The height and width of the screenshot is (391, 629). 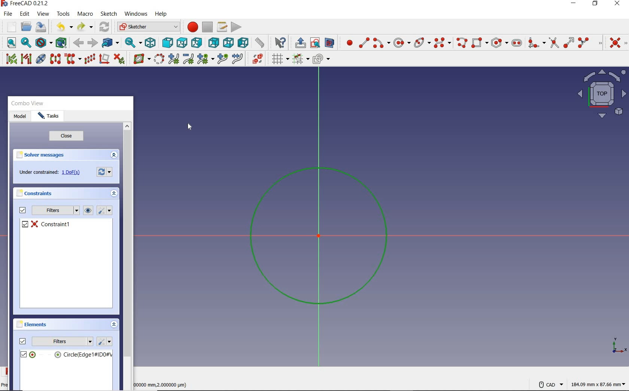 What do you see at coordinates (104, 59) in the screenshot?
I see `remove axes alignment` at bounding box center [104, 59].